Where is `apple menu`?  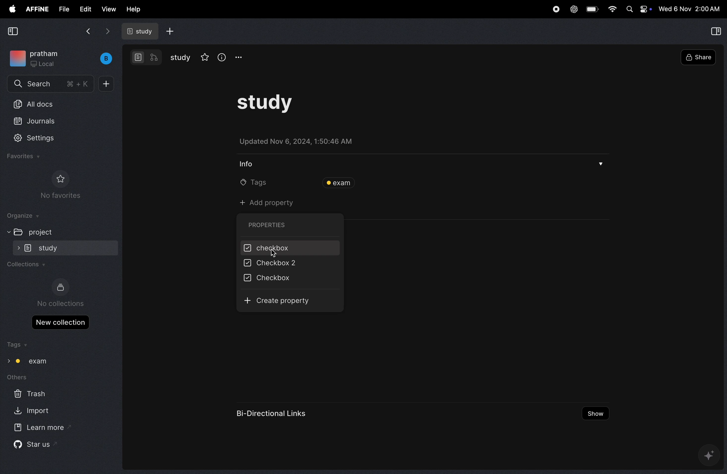
apple menu is located at coordinates (13, 10).